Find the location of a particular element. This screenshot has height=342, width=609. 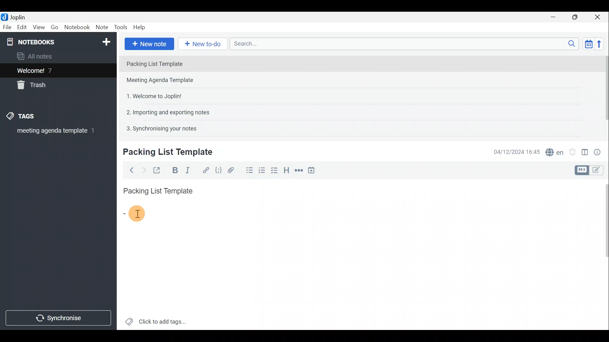

cursor is located at coordinates (137, 214).